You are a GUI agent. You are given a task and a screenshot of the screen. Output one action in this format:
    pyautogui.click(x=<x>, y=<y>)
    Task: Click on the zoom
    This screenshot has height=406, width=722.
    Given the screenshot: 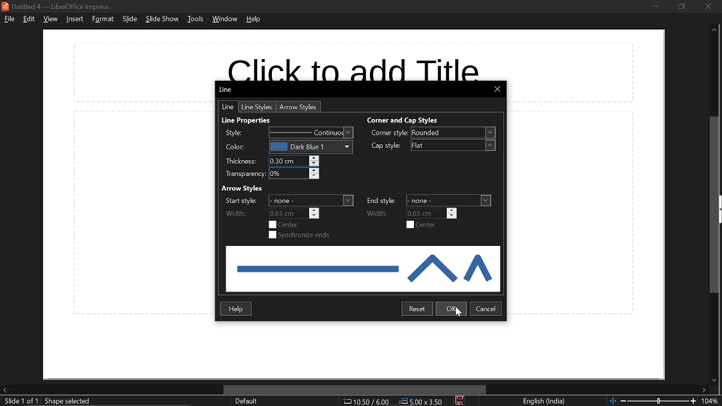 What is the action you would take?
    pyautogui.click(x=712, y=401)
    